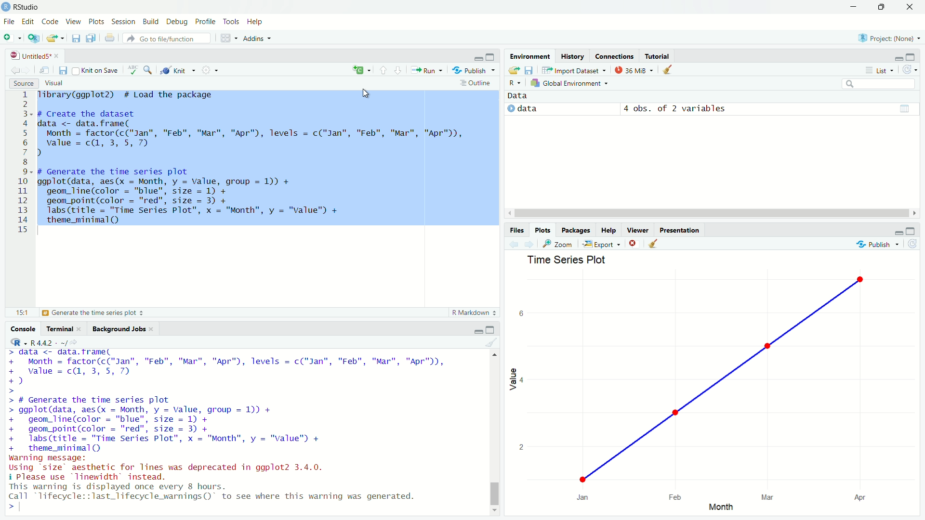 This screenshot has height=520, width=925. I want to click on code to generate the time series plot, so click(192, 194).